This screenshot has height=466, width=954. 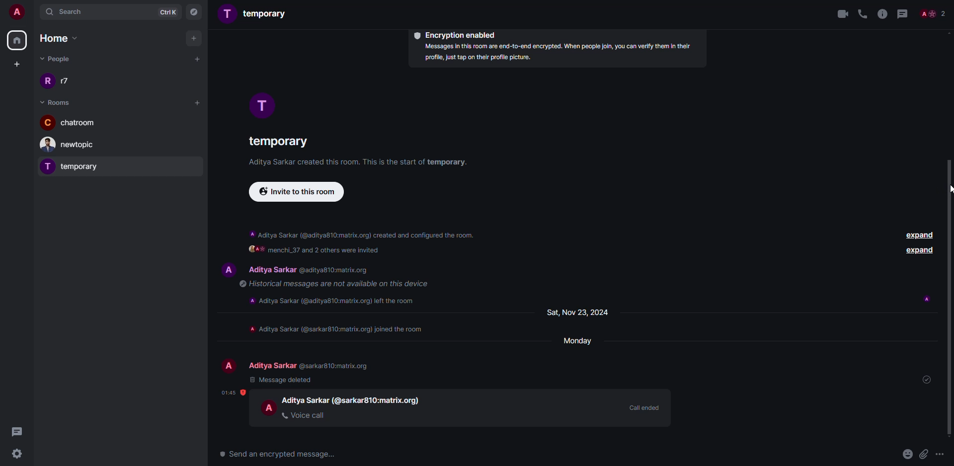 What do you see at coordinates (19, 455) in the screenshot?
I see `settings` at bounding box center [19, 455].